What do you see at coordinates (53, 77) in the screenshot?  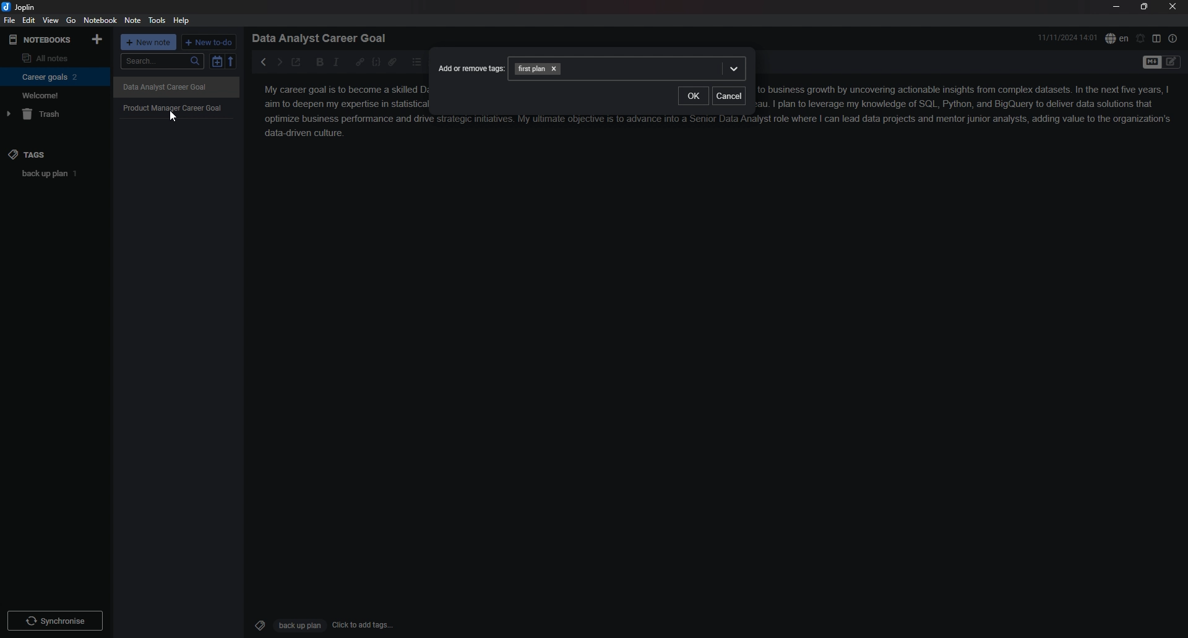 I see `Career goals 2` at bounding box center [53, 77].